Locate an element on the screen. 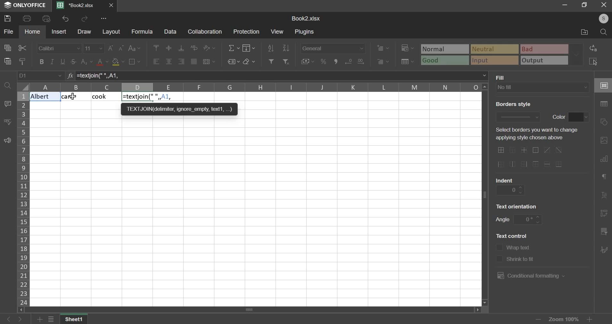 This screenshot has height=324, width=612. font size change is located at coordinates (117, 48).